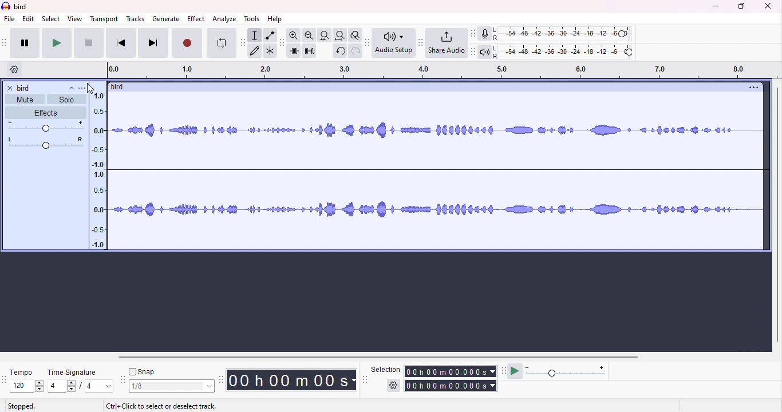 The image size is (782, 412). I want to click on play at speed tool bar, so click(505, 371).